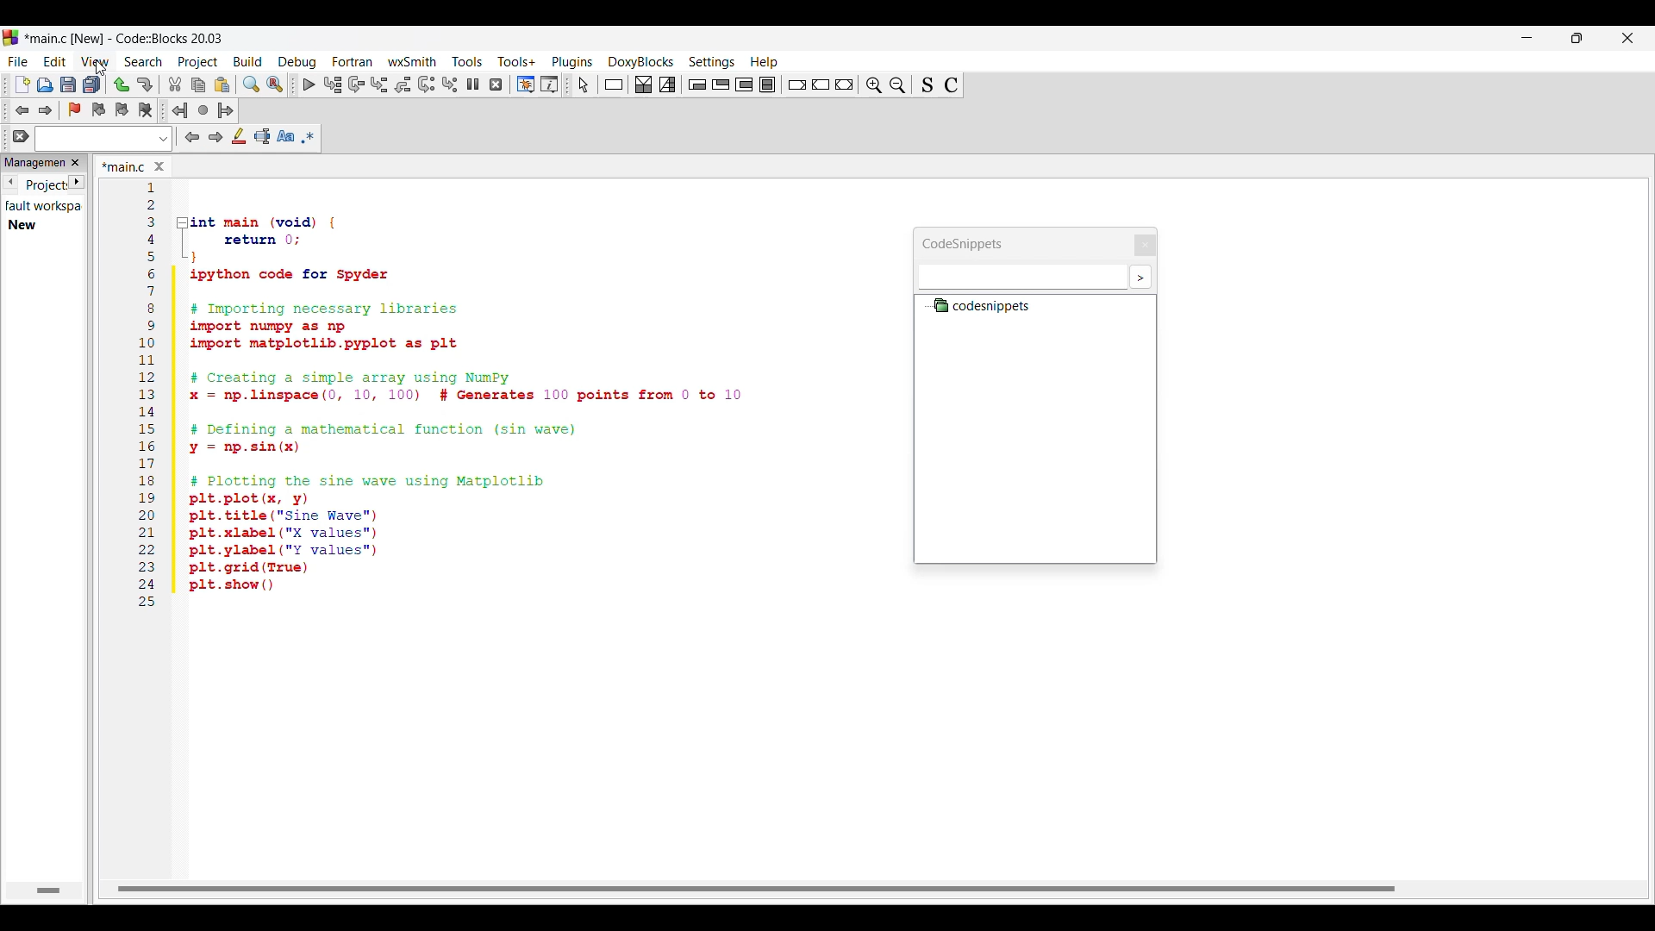  What do you see at coordinates (309, 84) in the screenshot?
I see `Debug/Continue` at bounding box center [309, 84].